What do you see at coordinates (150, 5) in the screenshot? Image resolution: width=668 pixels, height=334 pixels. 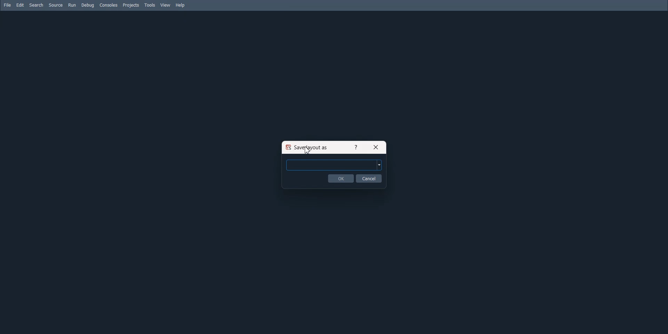 I see `Tools` at bounding box center [150, 5].